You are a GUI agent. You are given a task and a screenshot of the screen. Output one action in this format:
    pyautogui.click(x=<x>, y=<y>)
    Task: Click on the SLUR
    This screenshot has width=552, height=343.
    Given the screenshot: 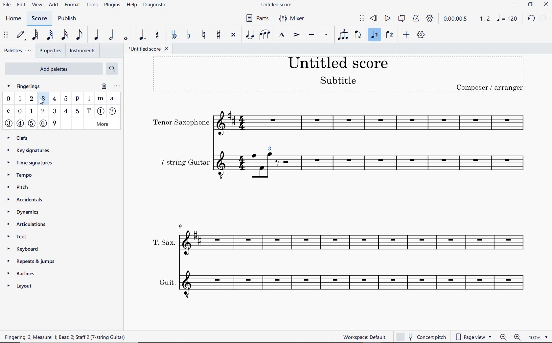 What is the action you would take?
    pyautogui.click(x=264, y=35)
    